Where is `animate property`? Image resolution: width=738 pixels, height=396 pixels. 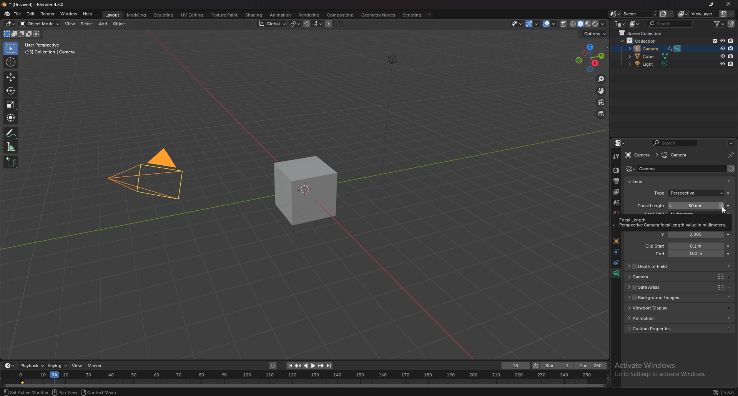
animate property is located at coordinates (728, 206).